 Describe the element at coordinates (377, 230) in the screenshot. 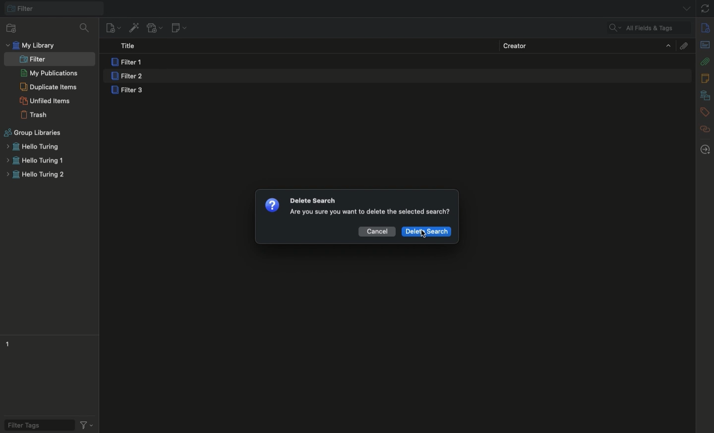

I see `Cancel` at that location.